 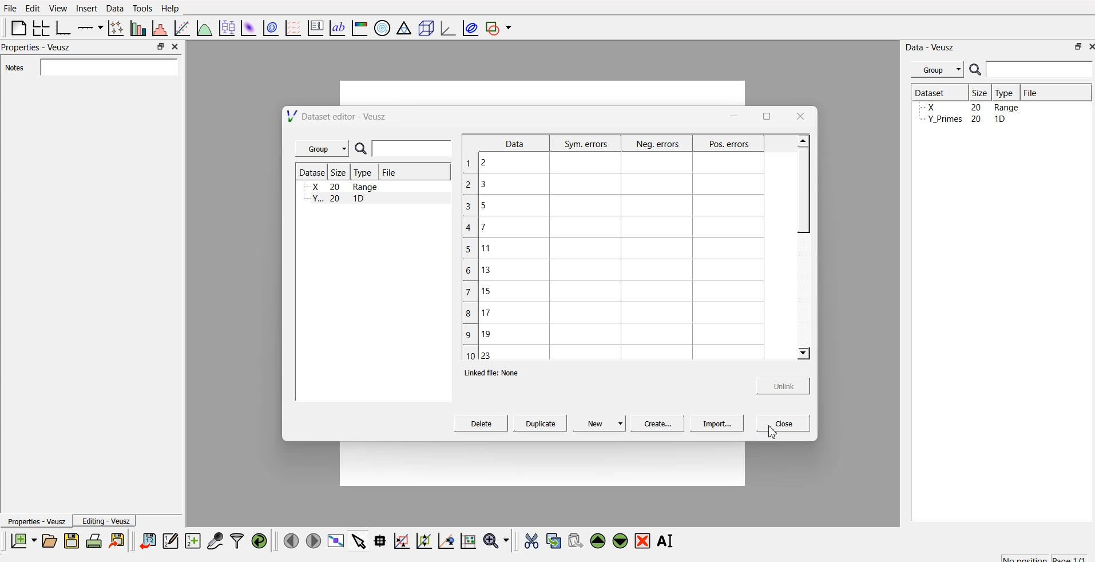 What do you see at coordinates (364, 173) in the screenshot?
I see `| Type` at bounding box center [364, 173].